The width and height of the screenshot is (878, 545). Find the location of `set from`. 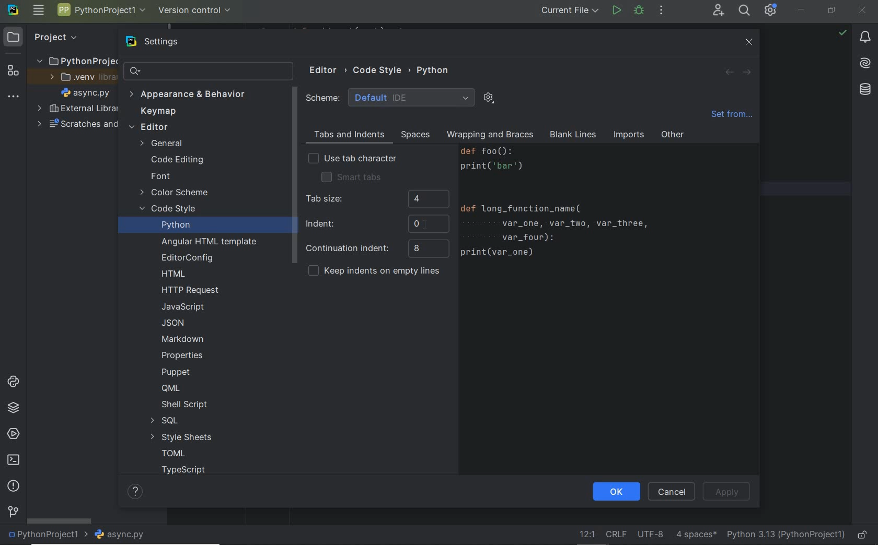

set from is located at coordinates (731, 117).